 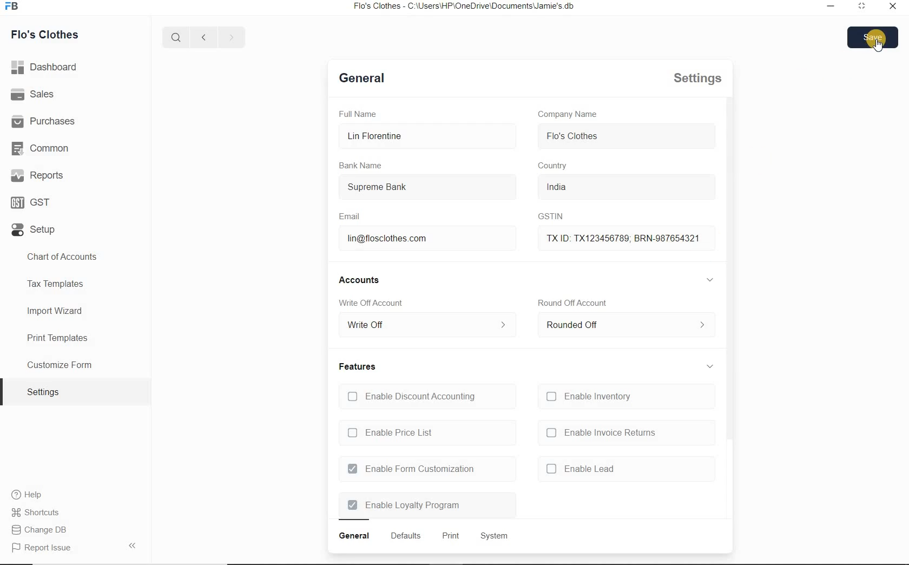 What do you see at coordinates (617, 237) in the screenshot?
I see `txid brn` at bounding box center [617, 237].